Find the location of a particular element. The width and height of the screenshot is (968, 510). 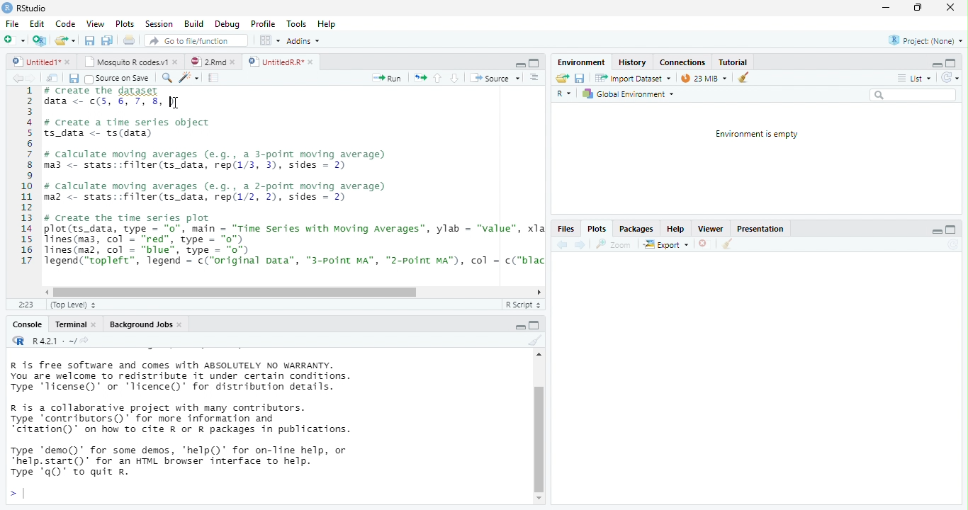

1 # Create the dataset 2 data <- c(5, 6, 7, 8, is located at coordinates (94, 96).